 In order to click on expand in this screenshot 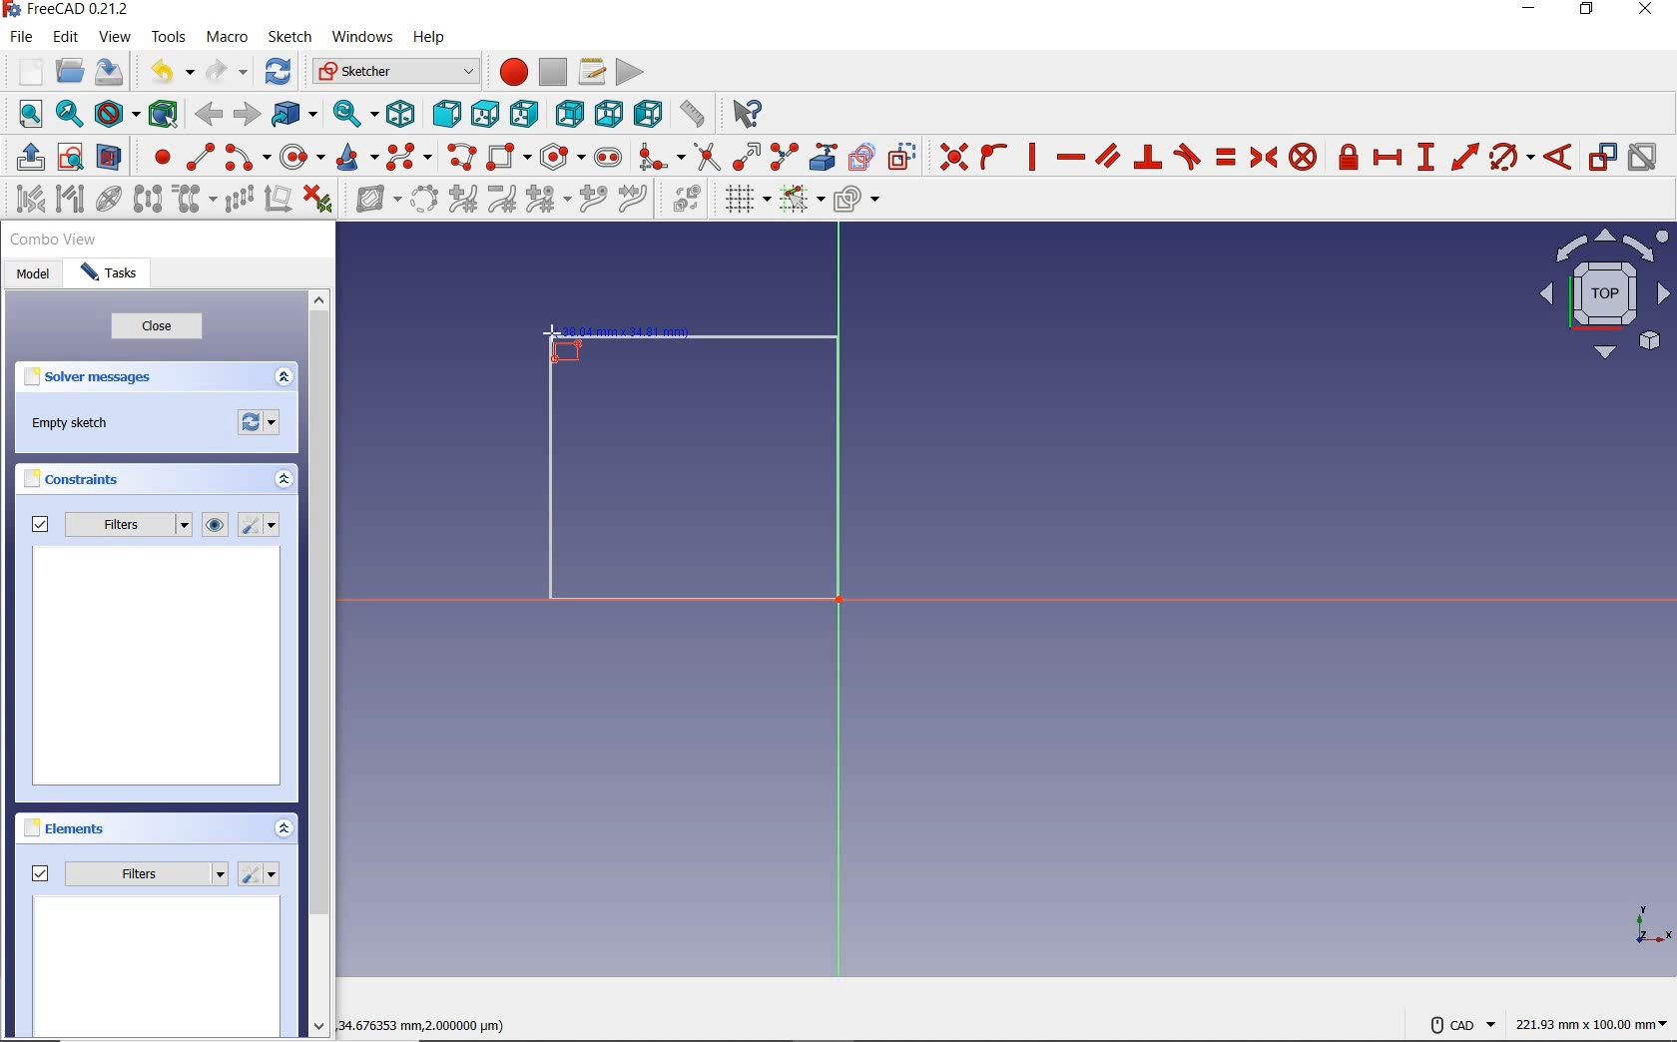, I will do `click(283, 378)`.